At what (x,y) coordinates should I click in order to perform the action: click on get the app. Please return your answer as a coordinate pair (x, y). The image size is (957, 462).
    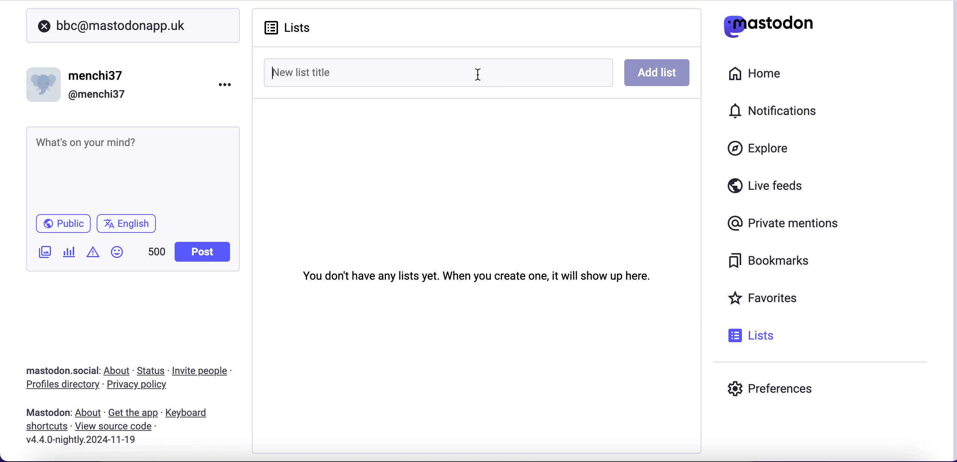
    Looking at the image, I should click on (132, 413).